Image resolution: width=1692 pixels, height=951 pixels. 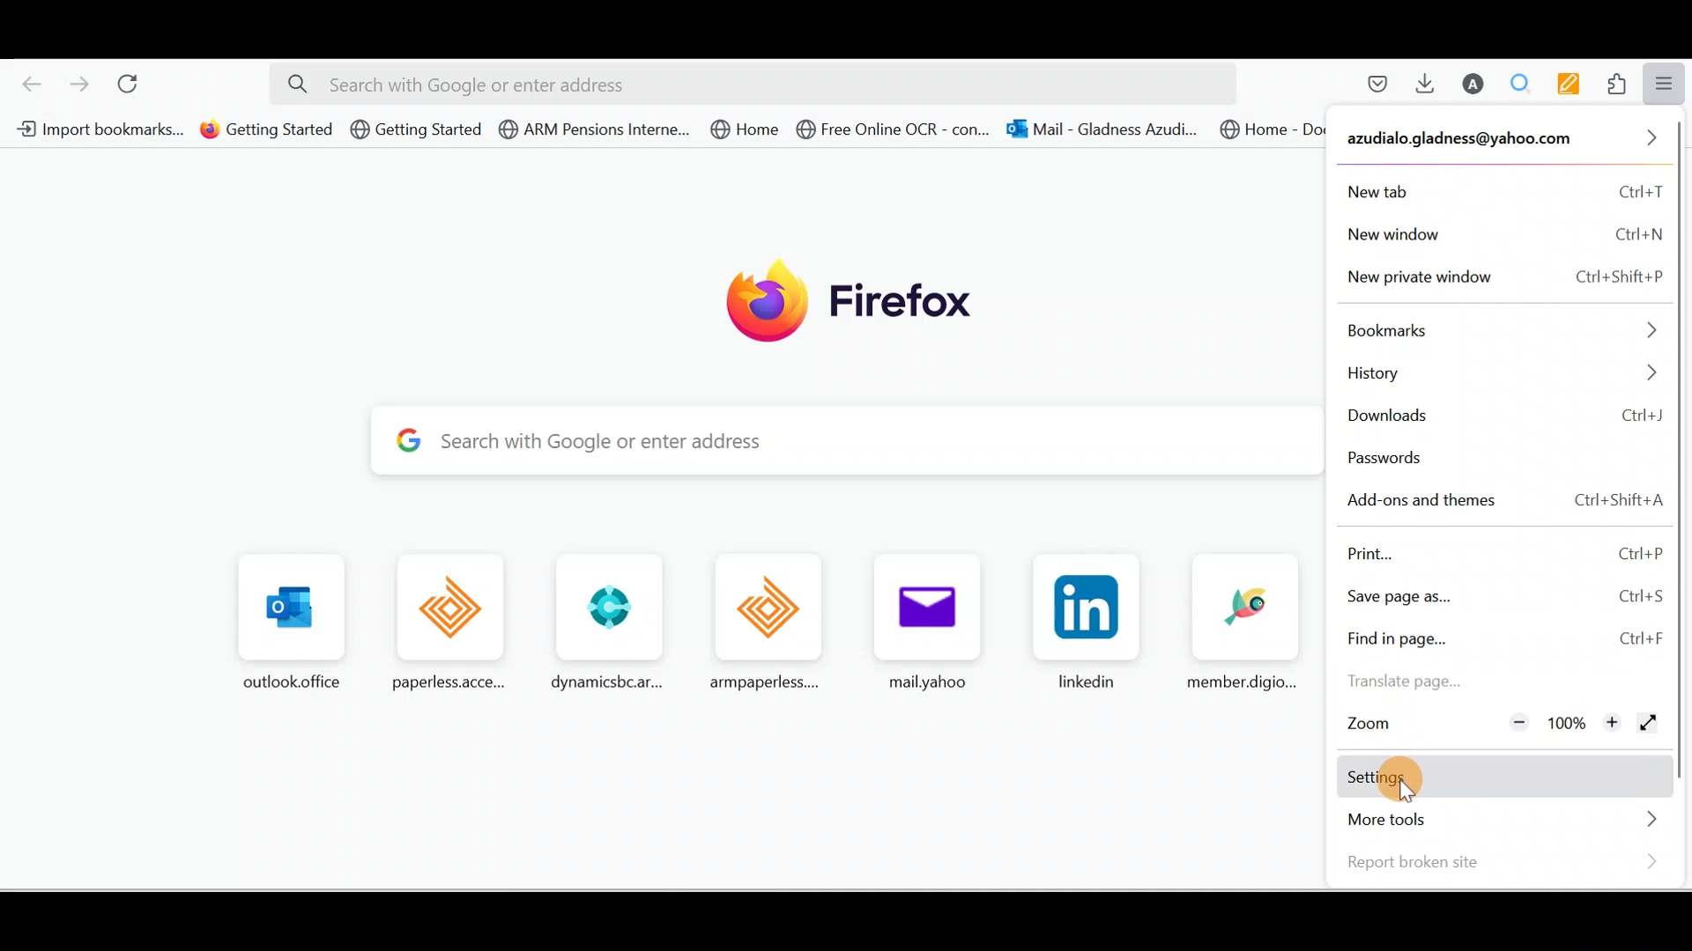 What do you see at coordinates (1651, 726) in the screenshot?
I see `Display window in full screen` at bounding box center [1651, 726].